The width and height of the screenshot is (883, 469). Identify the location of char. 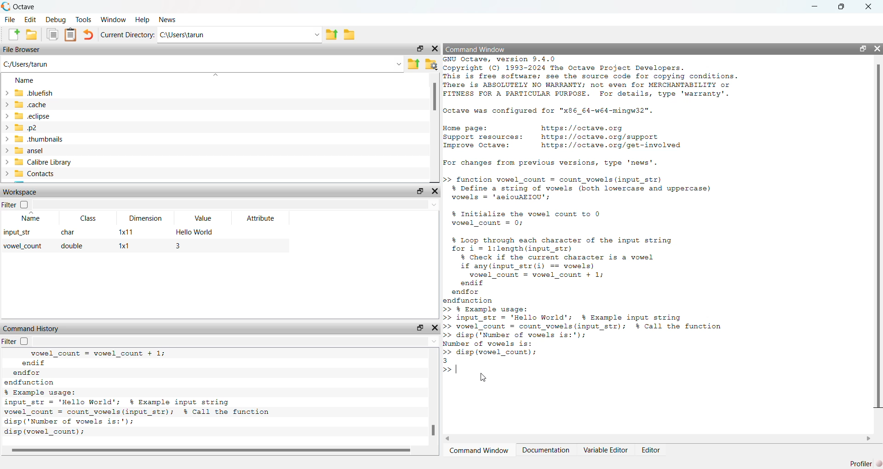
(67, 232).